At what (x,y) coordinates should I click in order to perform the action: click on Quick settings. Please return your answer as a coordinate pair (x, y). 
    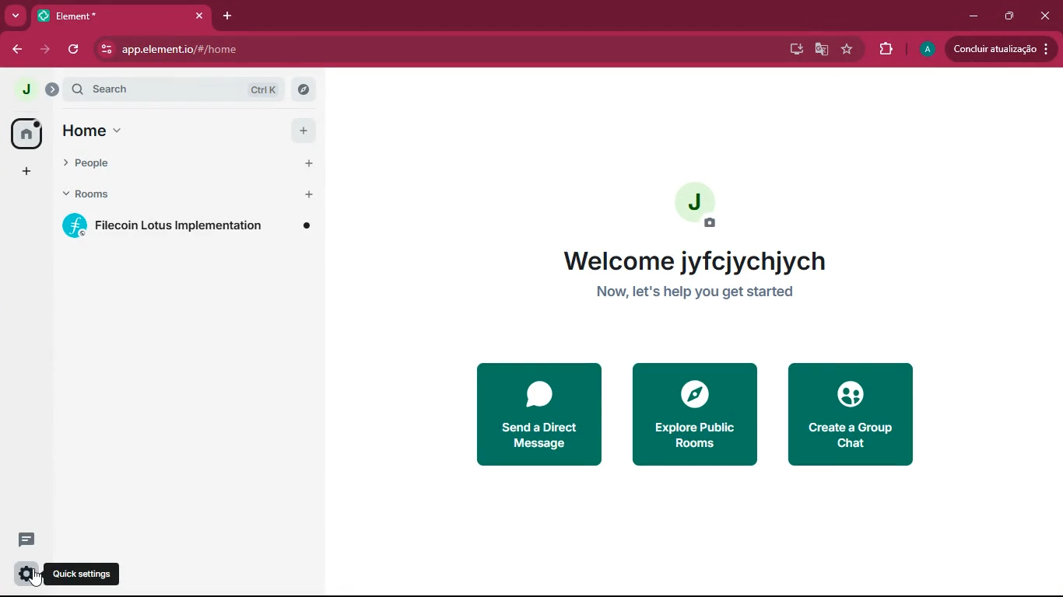
    Looking at the image, I should click on (82, 575).